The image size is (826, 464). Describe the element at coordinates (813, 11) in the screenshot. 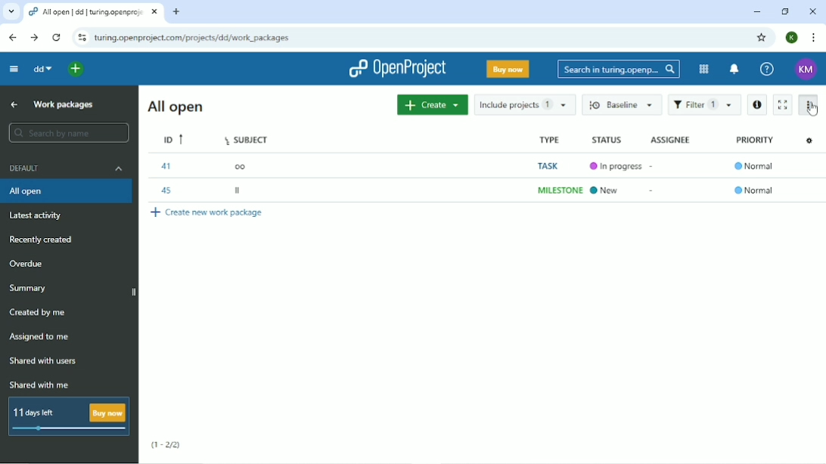

I see `Close` at that location.